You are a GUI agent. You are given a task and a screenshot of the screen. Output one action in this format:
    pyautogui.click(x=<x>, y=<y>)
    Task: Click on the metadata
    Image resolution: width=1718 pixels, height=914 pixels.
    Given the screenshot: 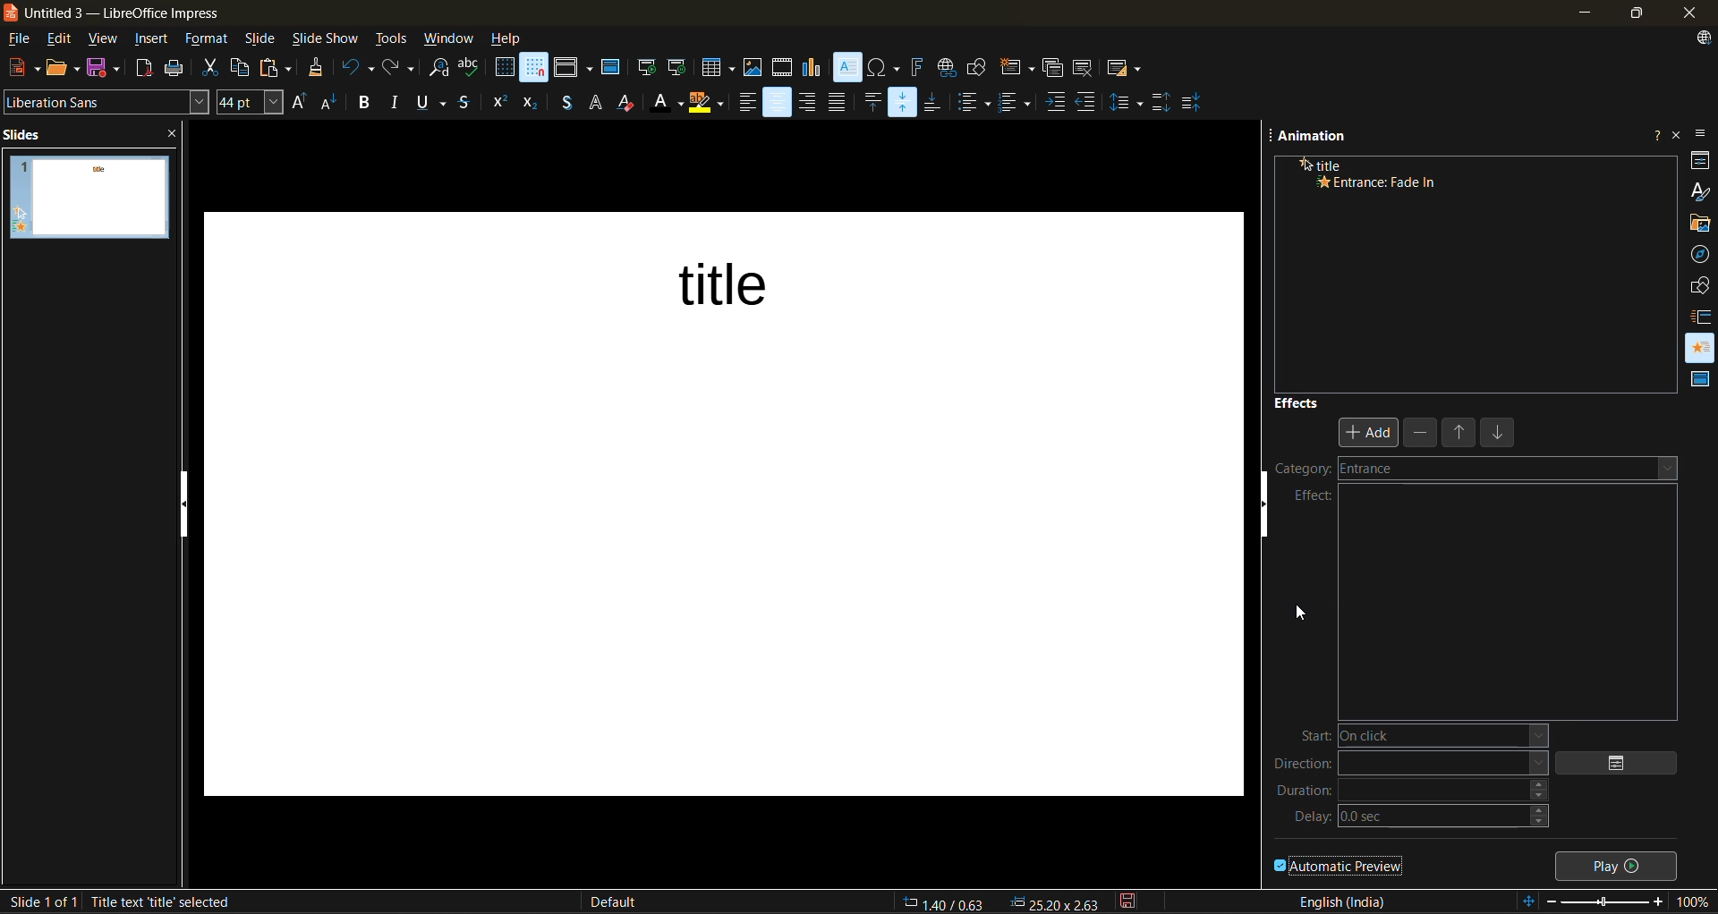 What is the action you would take?
    pyautogui.click(x=219, y=901)
    